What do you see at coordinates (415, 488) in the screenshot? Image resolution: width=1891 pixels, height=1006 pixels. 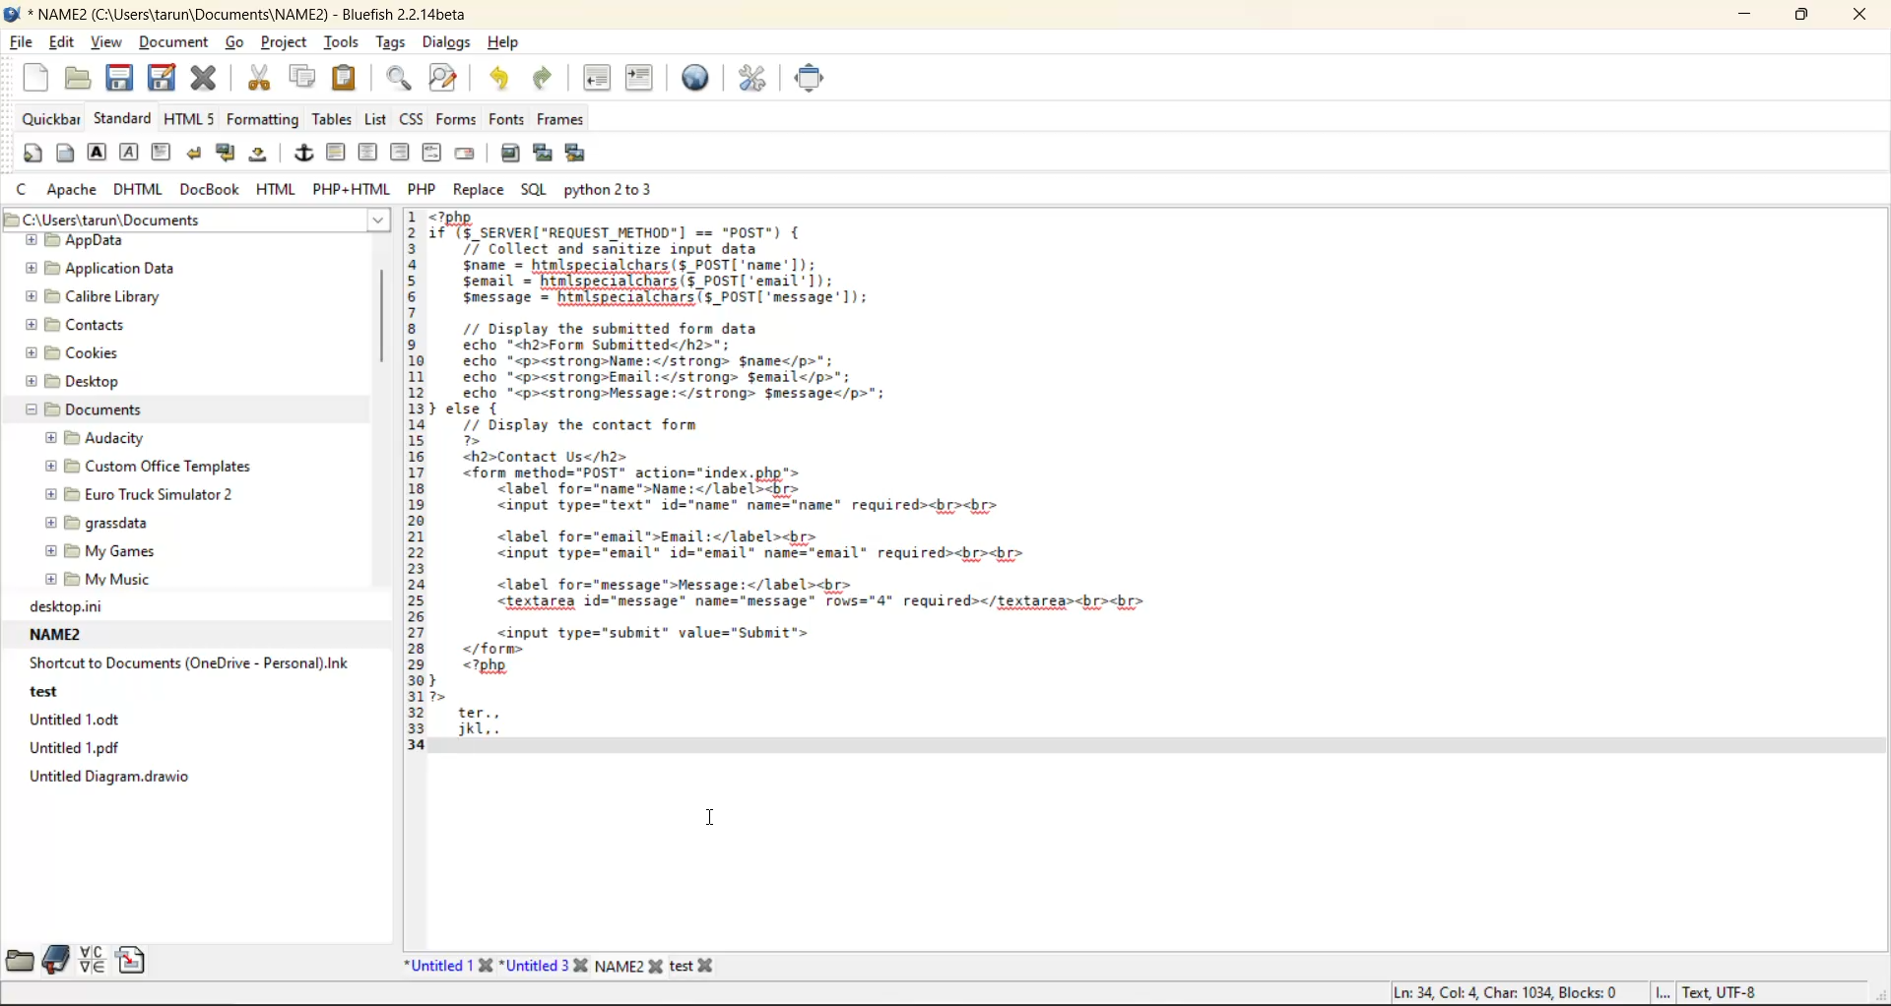 I see `line numberss` at bounding box center [415, 488].